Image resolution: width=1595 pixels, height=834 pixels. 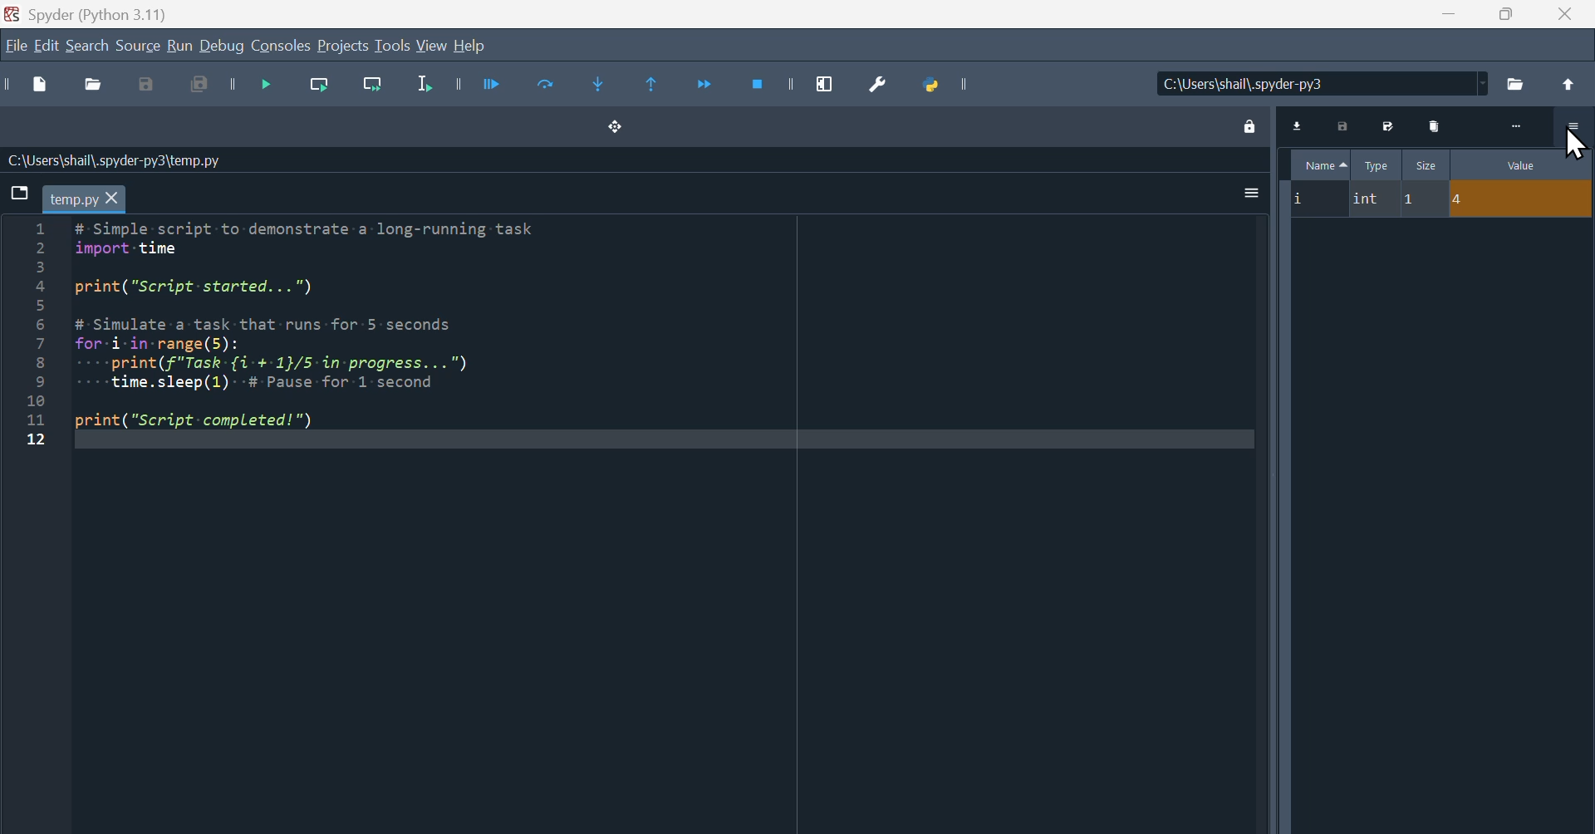 What do you see at coordinates (281, 44) in the screenshot?
I see `Consol` at bounding box center [281, 44].